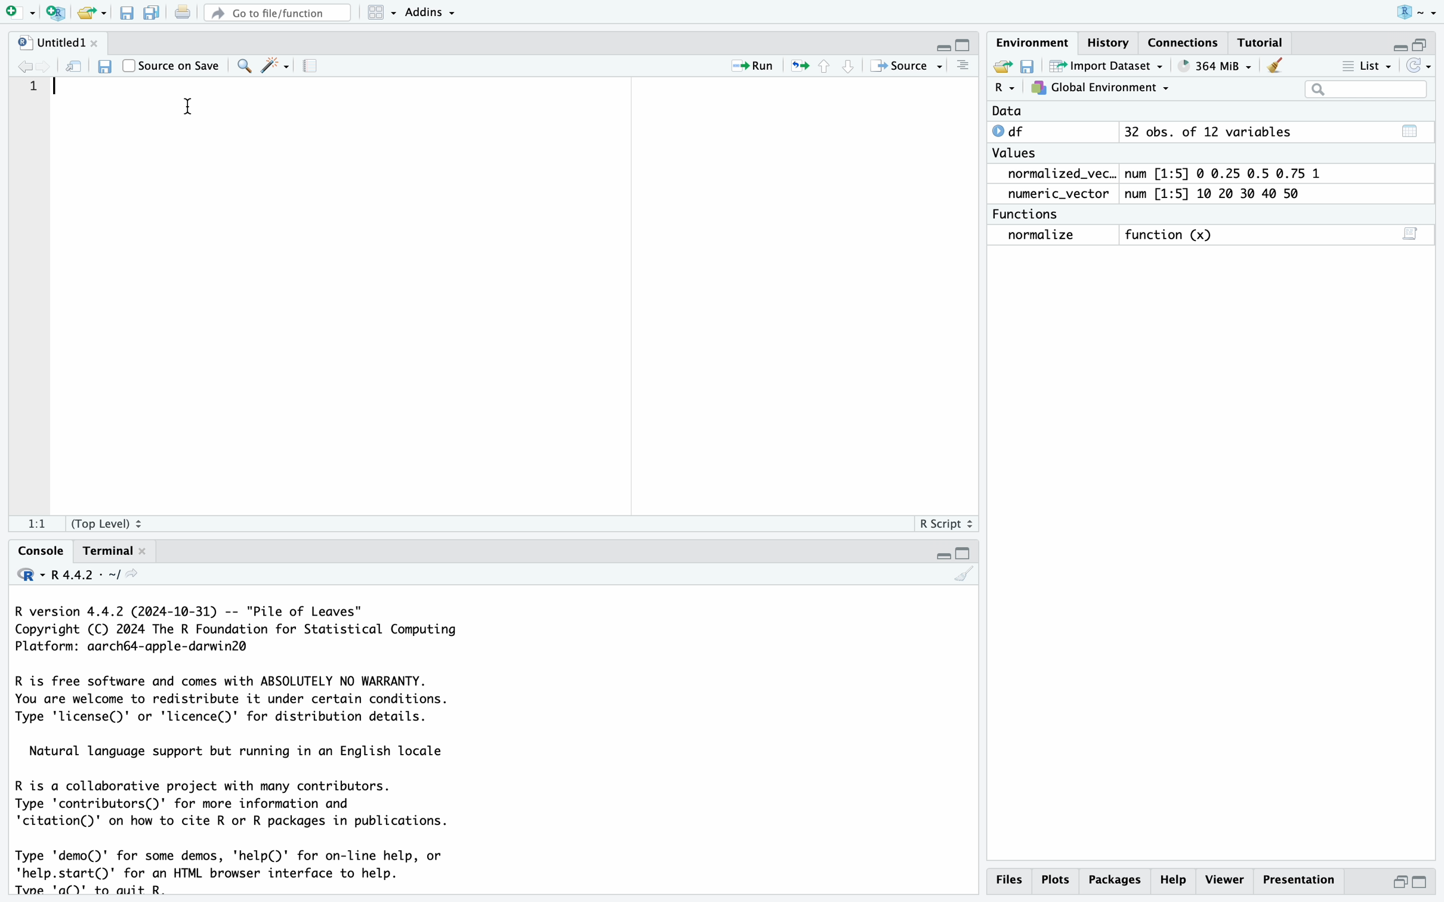 The image size is (1444, 902). What do you see at coordinates (1053, 194) in the screenshot?
I see `Numeric_Vector` at bounding box center [1053, 194].